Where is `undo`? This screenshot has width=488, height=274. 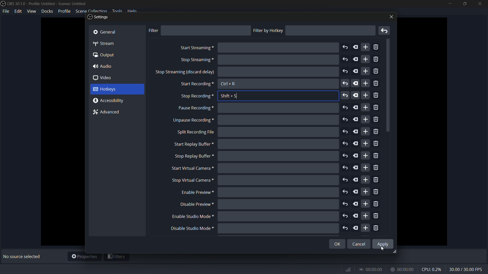 undo is located at coordinates (345, 203).